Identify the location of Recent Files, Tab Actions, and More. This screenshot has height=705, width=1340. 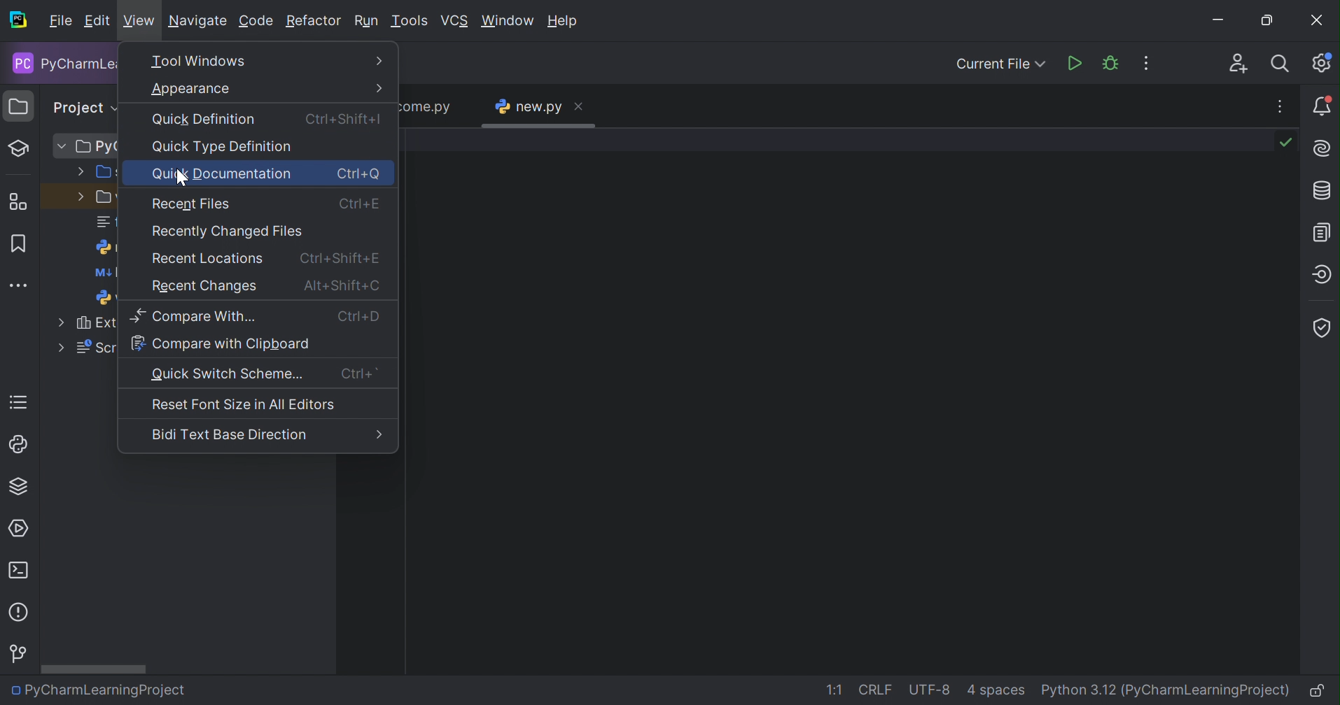
(1280, 104).